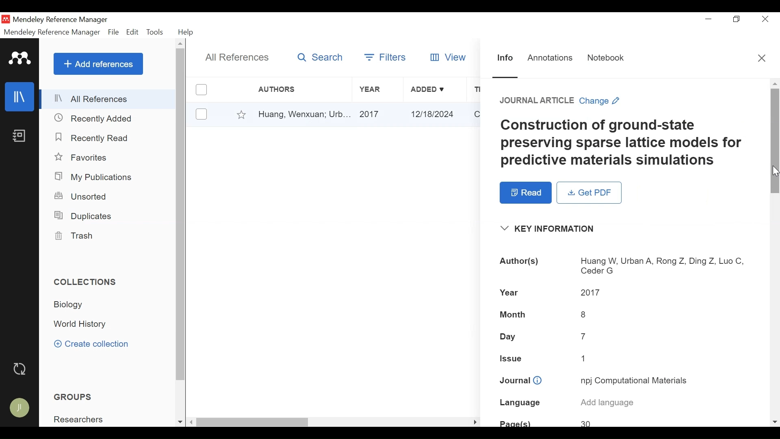 The image size is (780, 439). What do you see at coordinates (91, 343) in the screenshot?
I see `Create Collection` at bounding box center [91, 343].